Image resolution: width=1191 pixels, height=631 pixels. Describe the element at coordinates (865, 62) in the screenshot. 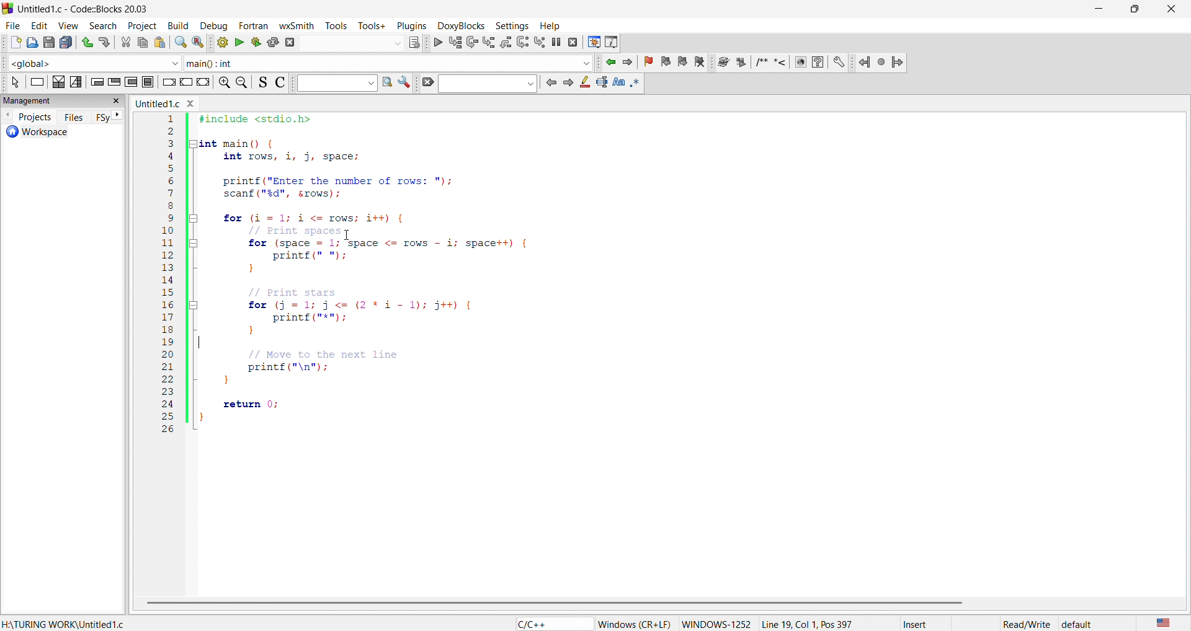

I see `jump back` at that location.